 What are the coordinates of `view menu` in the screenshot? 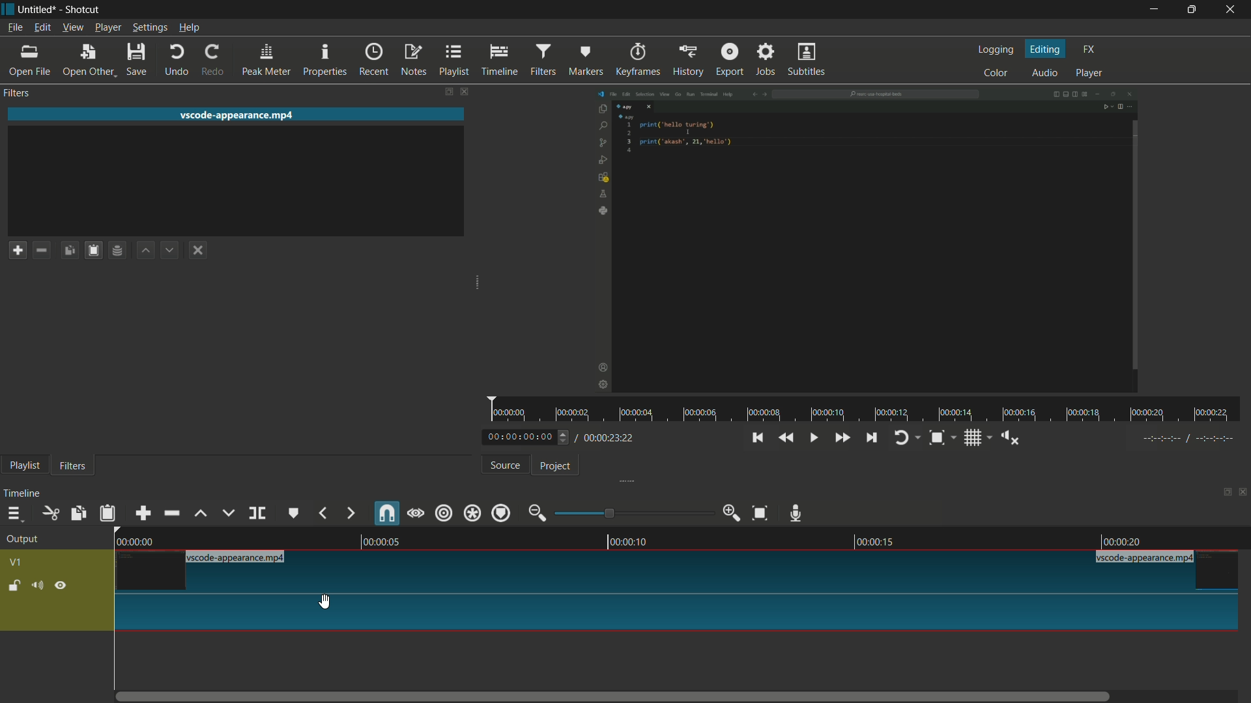 It's located at (72, 28).